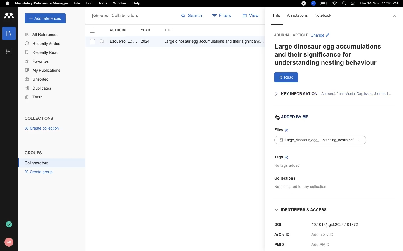 The height and width of the screenshot is (251, 403). Describe the element at coordinates (38, 172) in the screenshot. I see `® Create group` at that location.